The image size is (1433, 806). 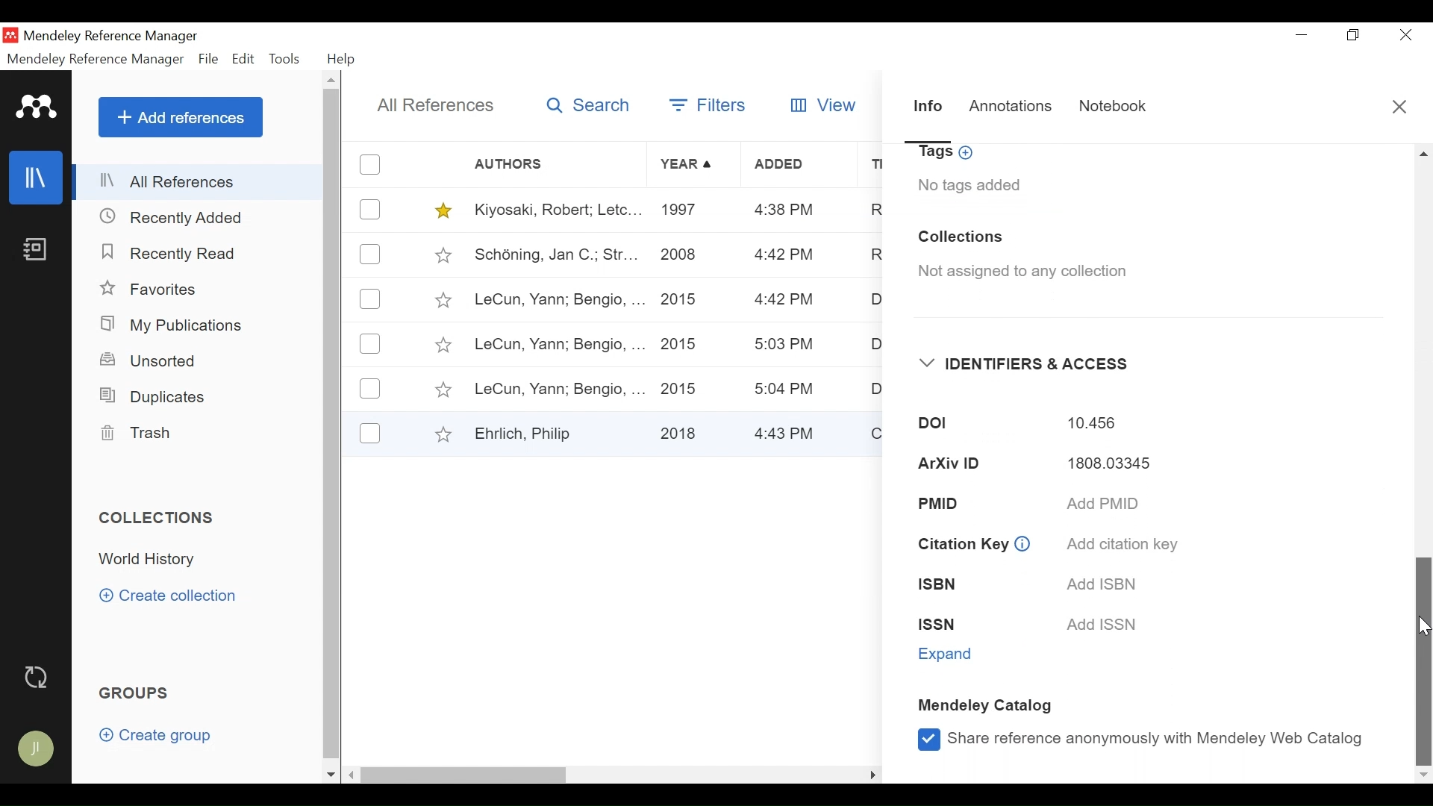 What do you see at coordinates (372, 299) in the screenshot?
I see `(un)select` at bounding box center [372, 299].